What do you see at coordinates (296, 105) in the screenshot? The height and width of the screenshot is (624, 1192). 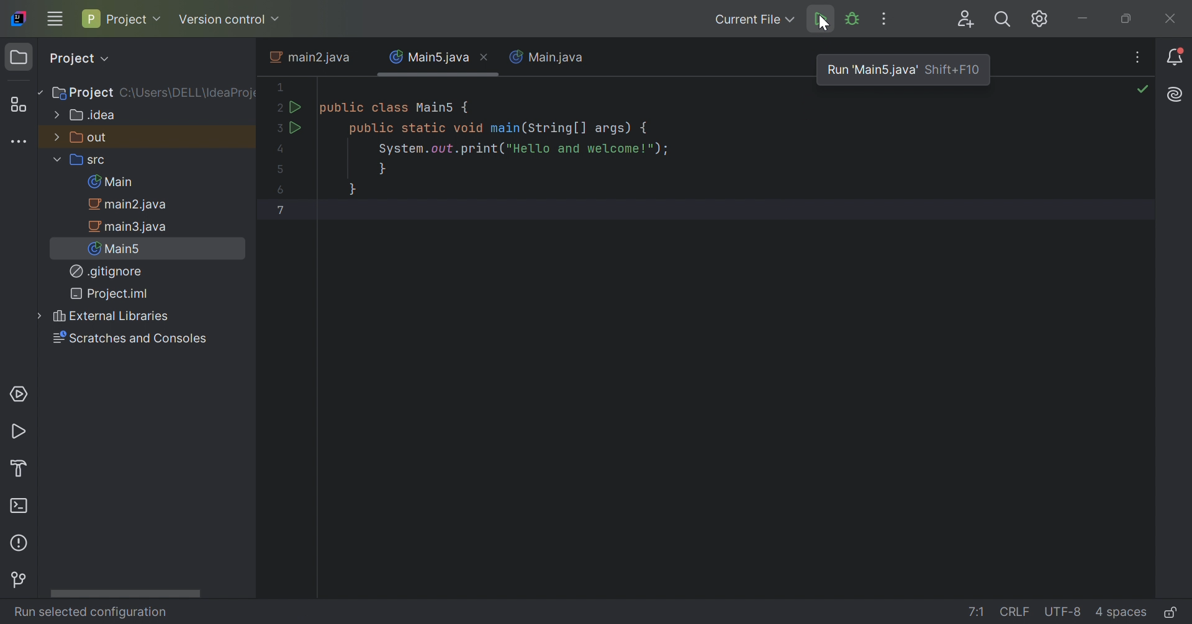 I see `Run` at bounding box center [296, 105].